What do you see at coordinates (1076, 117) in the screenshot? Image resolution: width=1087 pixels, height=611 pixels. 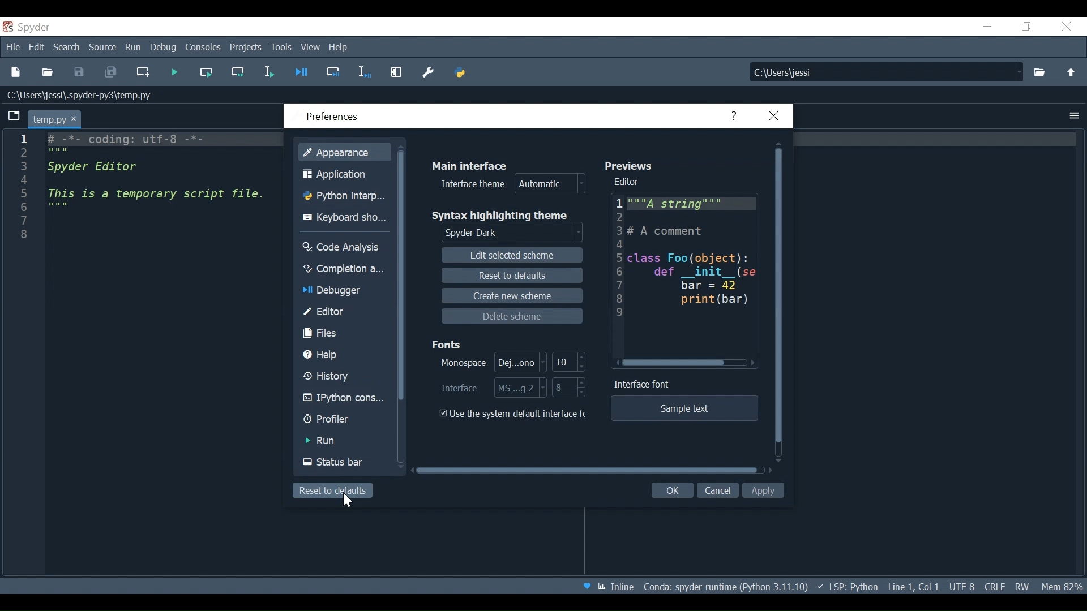 I see `Options` at bounding box center [1076, 117].